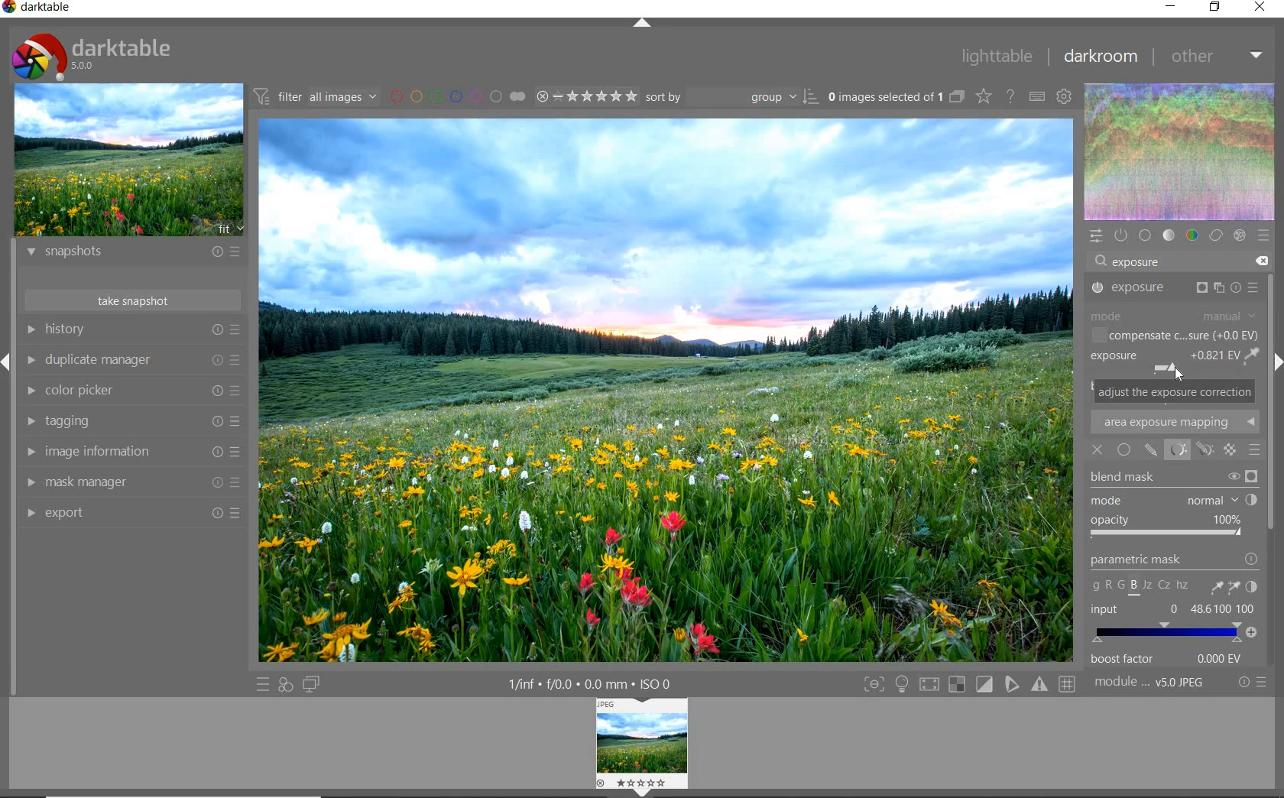 This screenshot has width=1284, height=798. What do you see at coordinates (456, 96) in the screenshot?
I see `filter by image color` at bounding box center [456, 96].